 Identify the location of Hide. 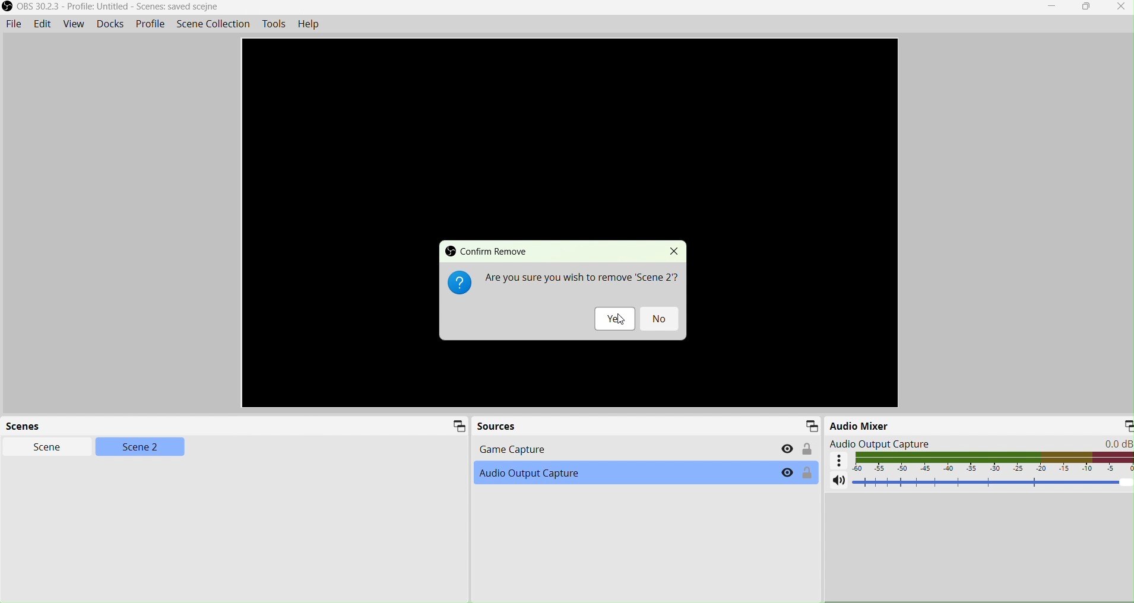
(788, 448).